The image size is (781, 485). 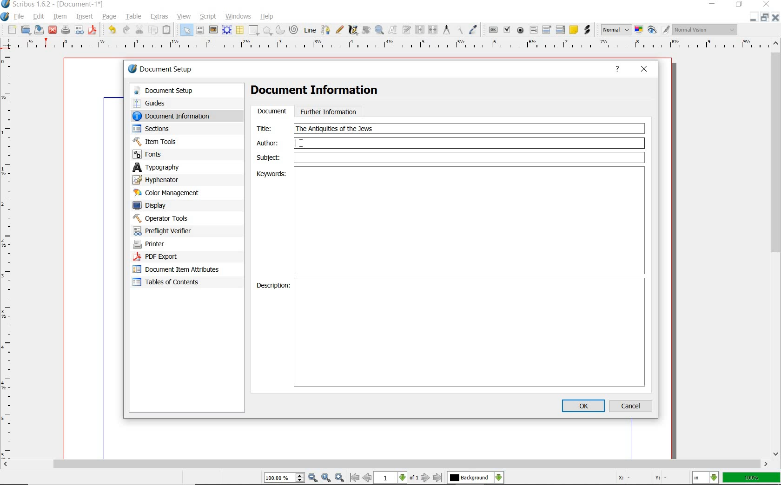 I want to click on minimize, so click(x=711, y=4).